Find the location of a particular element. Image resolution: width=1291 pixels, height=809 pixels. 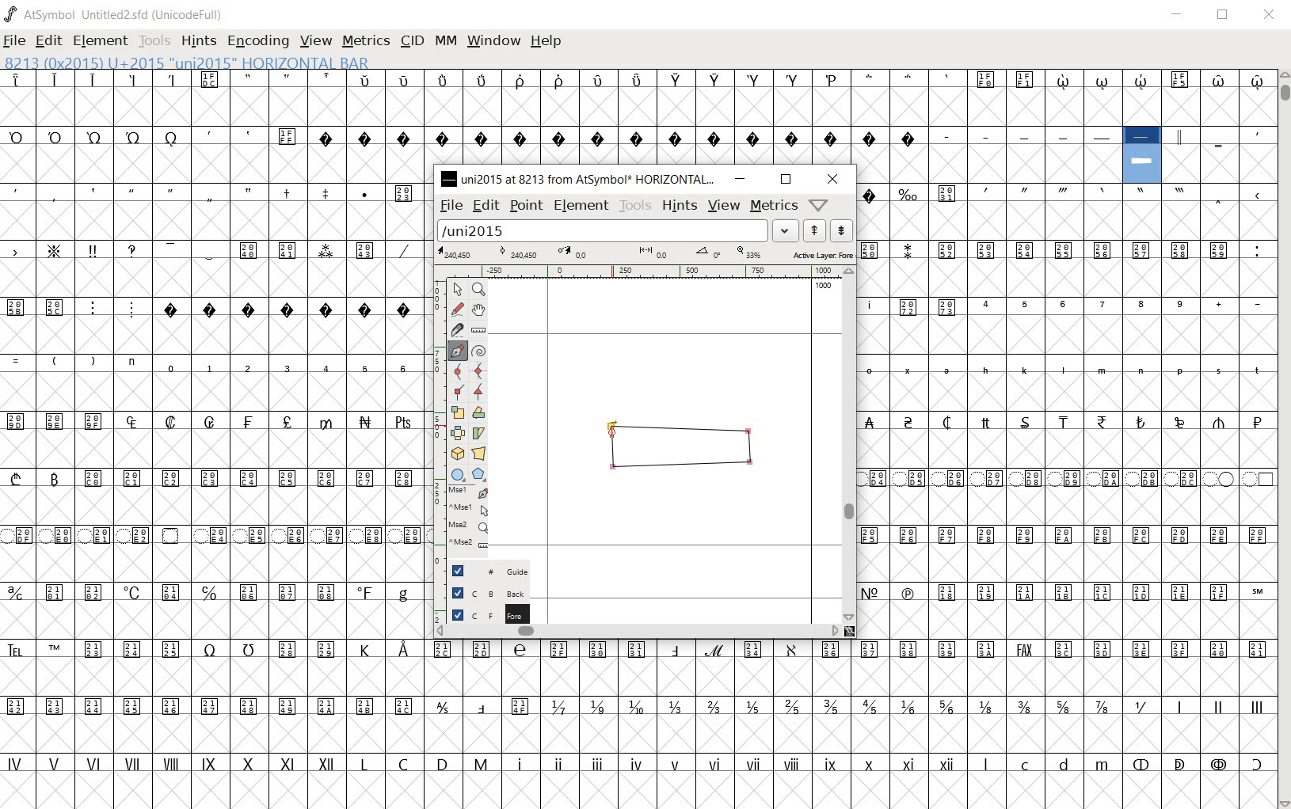

HINTS is located at coordinates (200, 41).